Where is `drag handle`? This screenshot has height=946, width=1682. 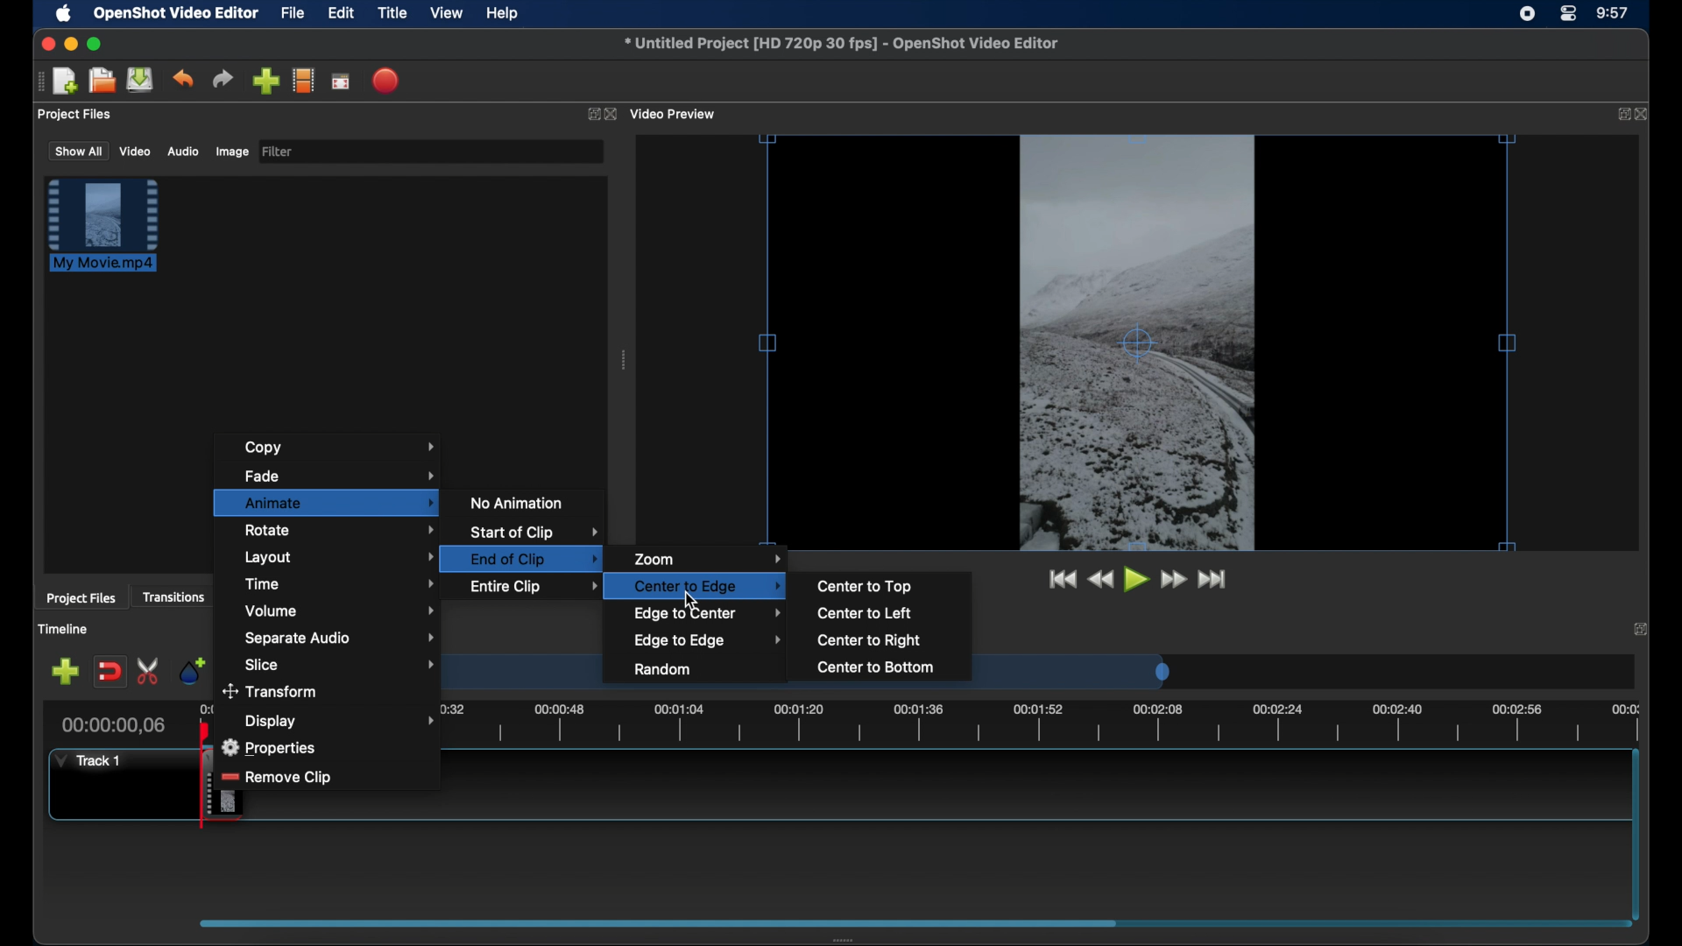 drag handle is located at coordinates (39, 81).